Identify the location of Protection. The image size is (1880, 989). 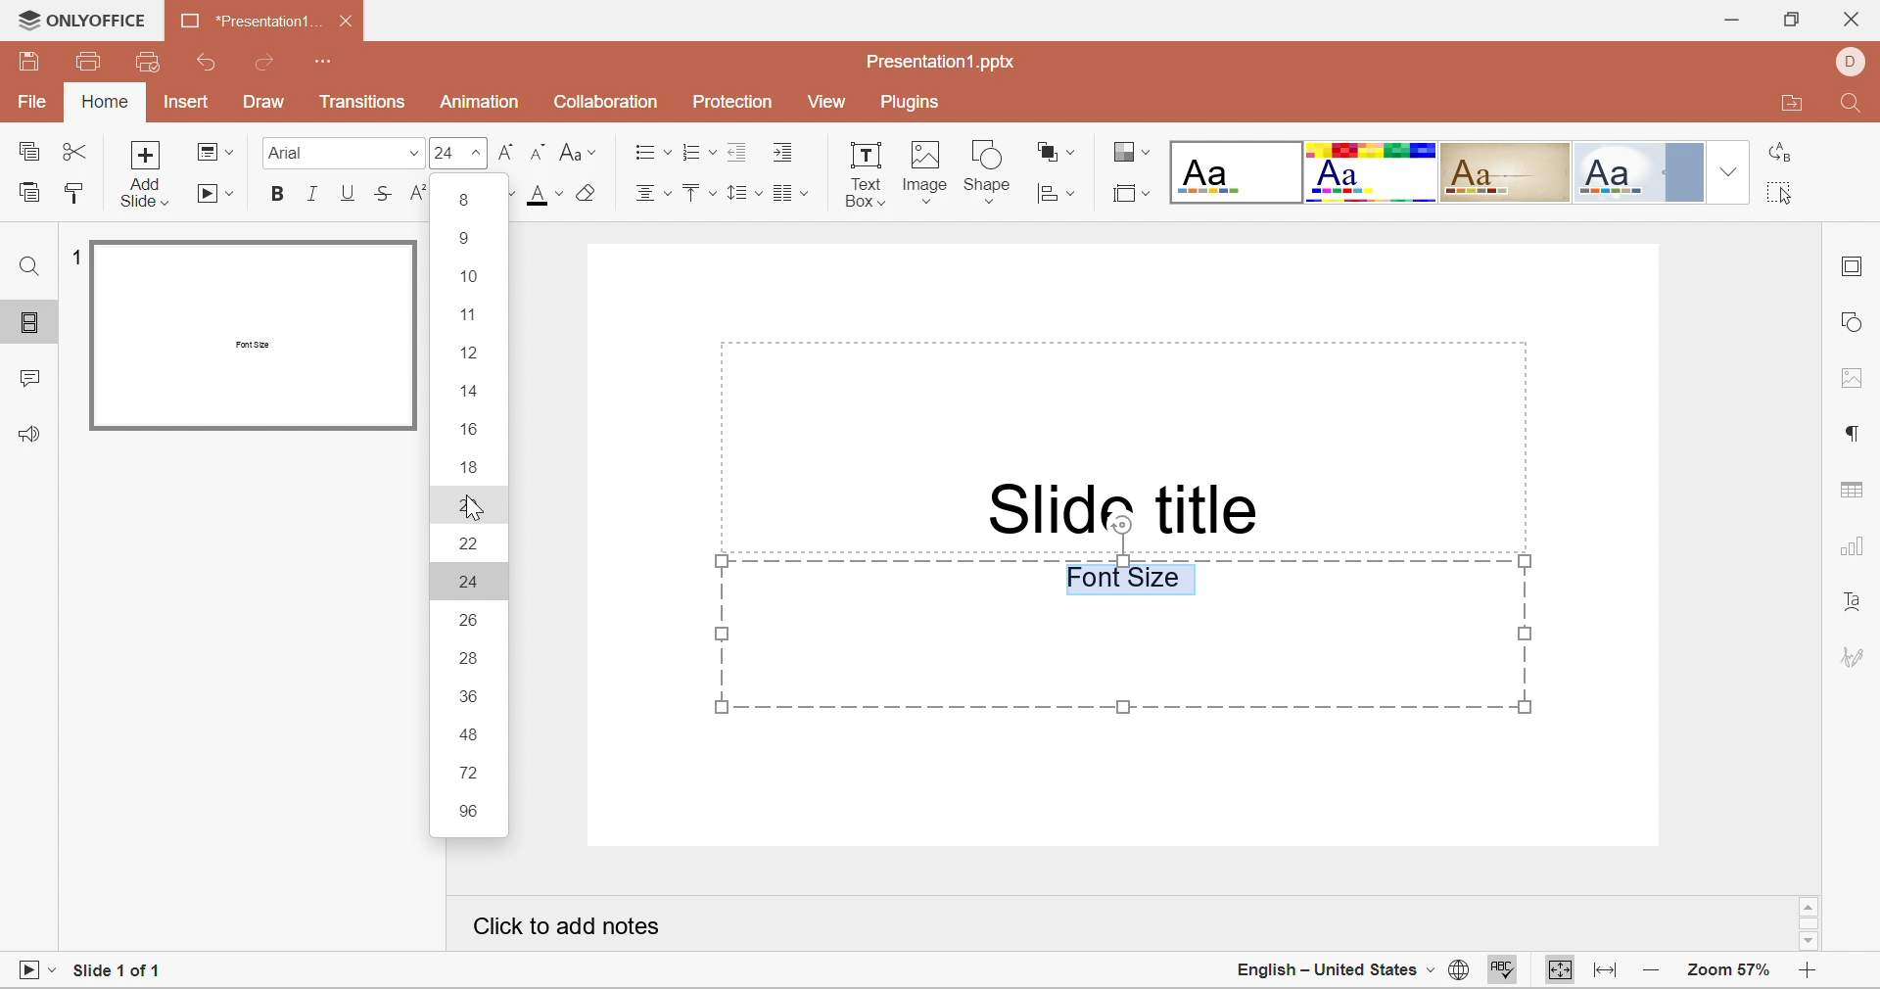
(732, 100).